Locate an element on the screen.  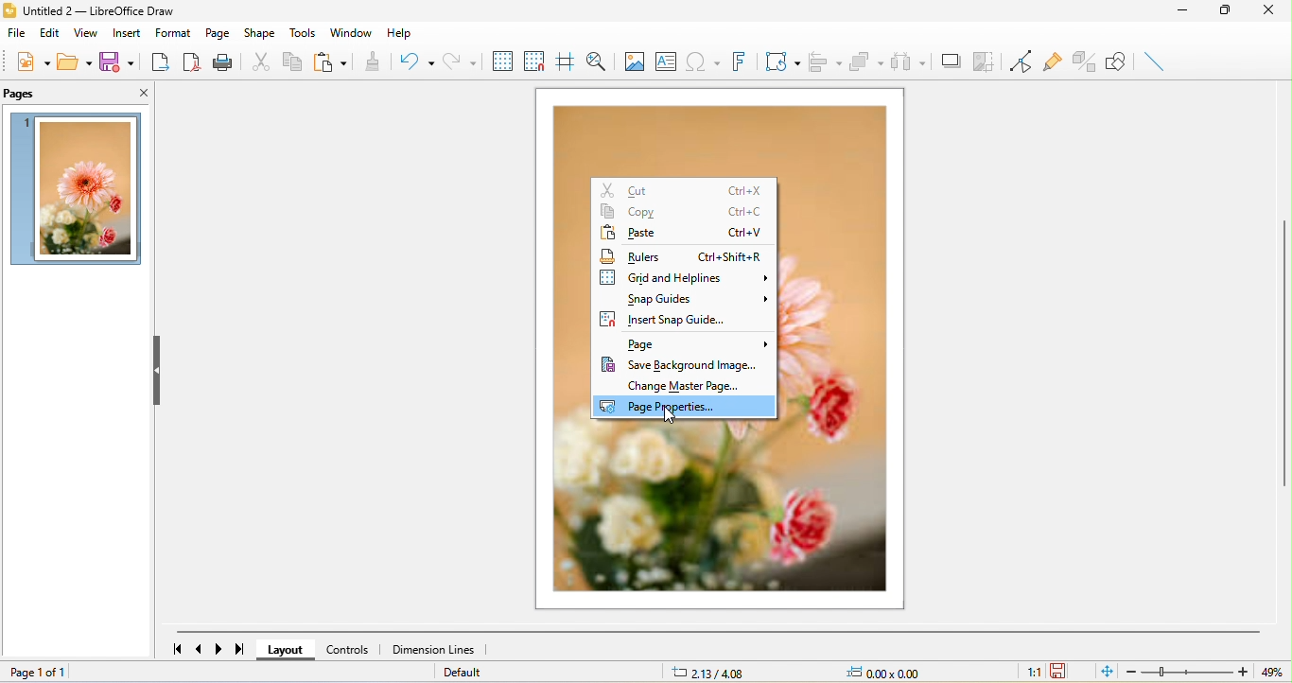
export is located at coordinates (156, 60).